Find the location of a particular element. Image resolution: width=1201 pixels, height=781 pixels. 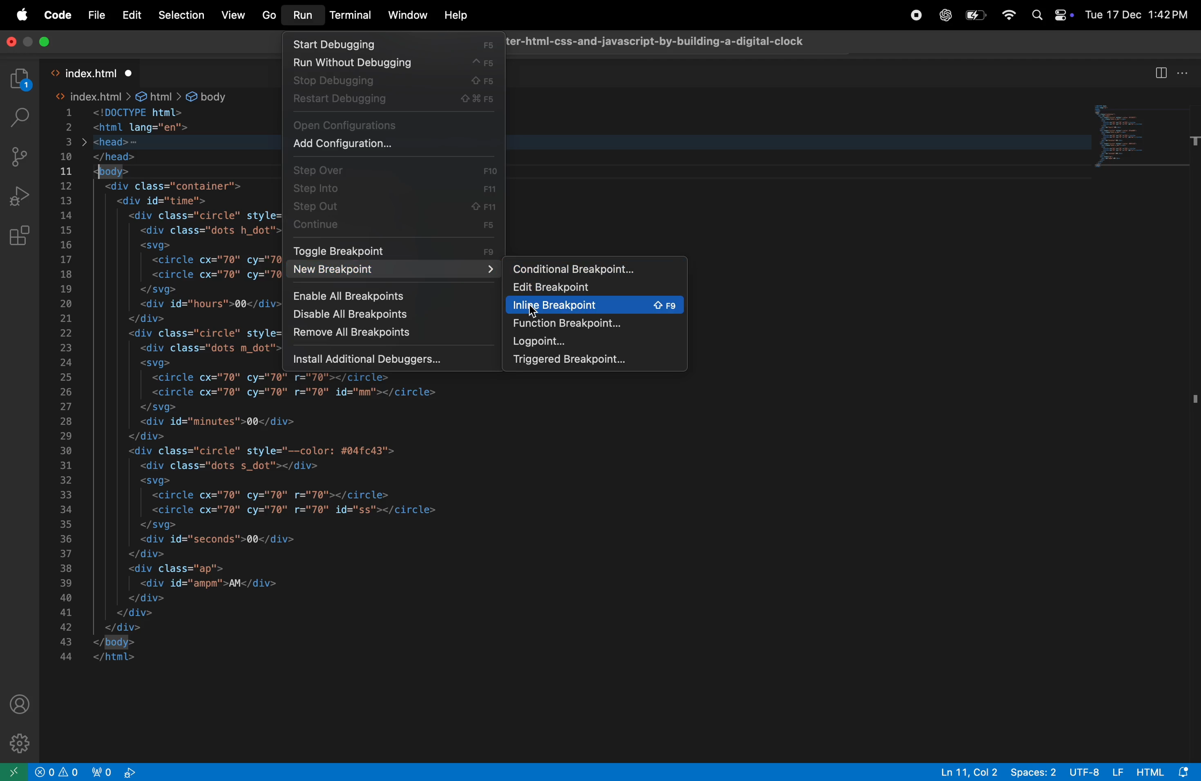

settings is located at coordinates (17, 742).